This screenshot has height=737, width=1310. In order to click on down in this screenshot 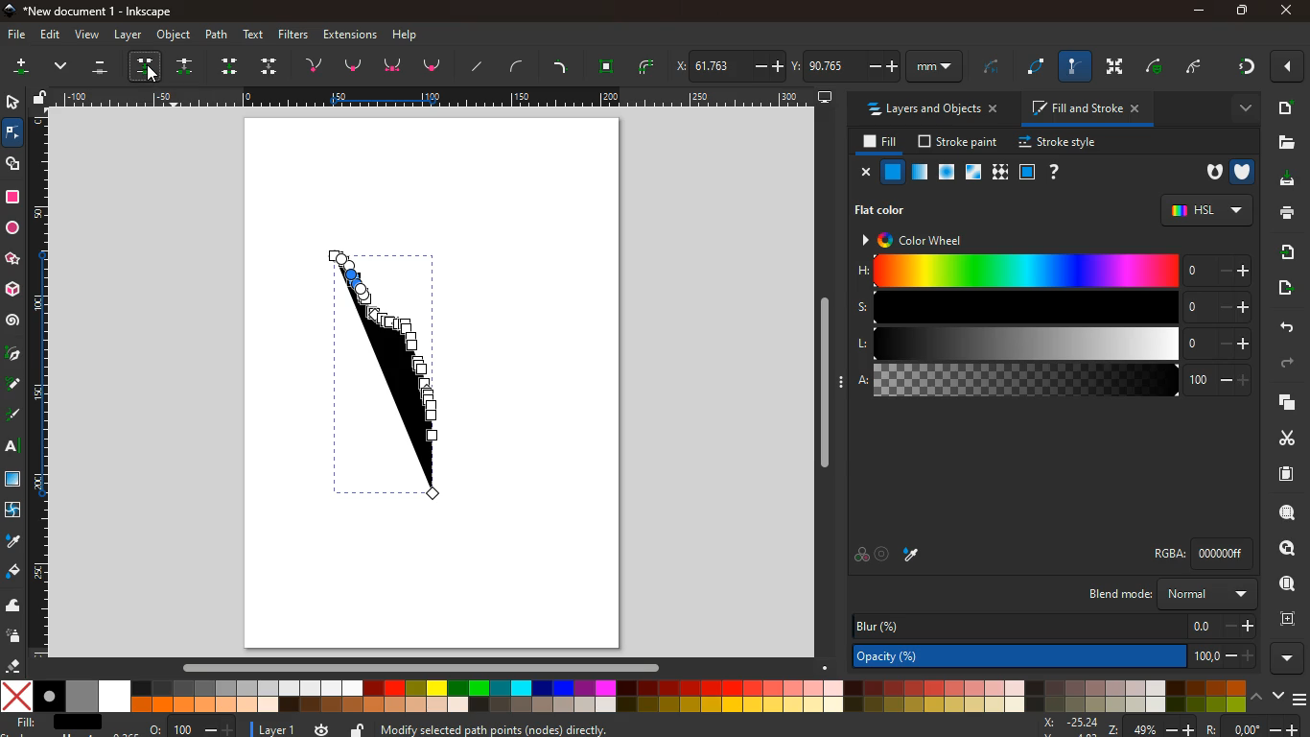, I will do `click(63, 68)`.